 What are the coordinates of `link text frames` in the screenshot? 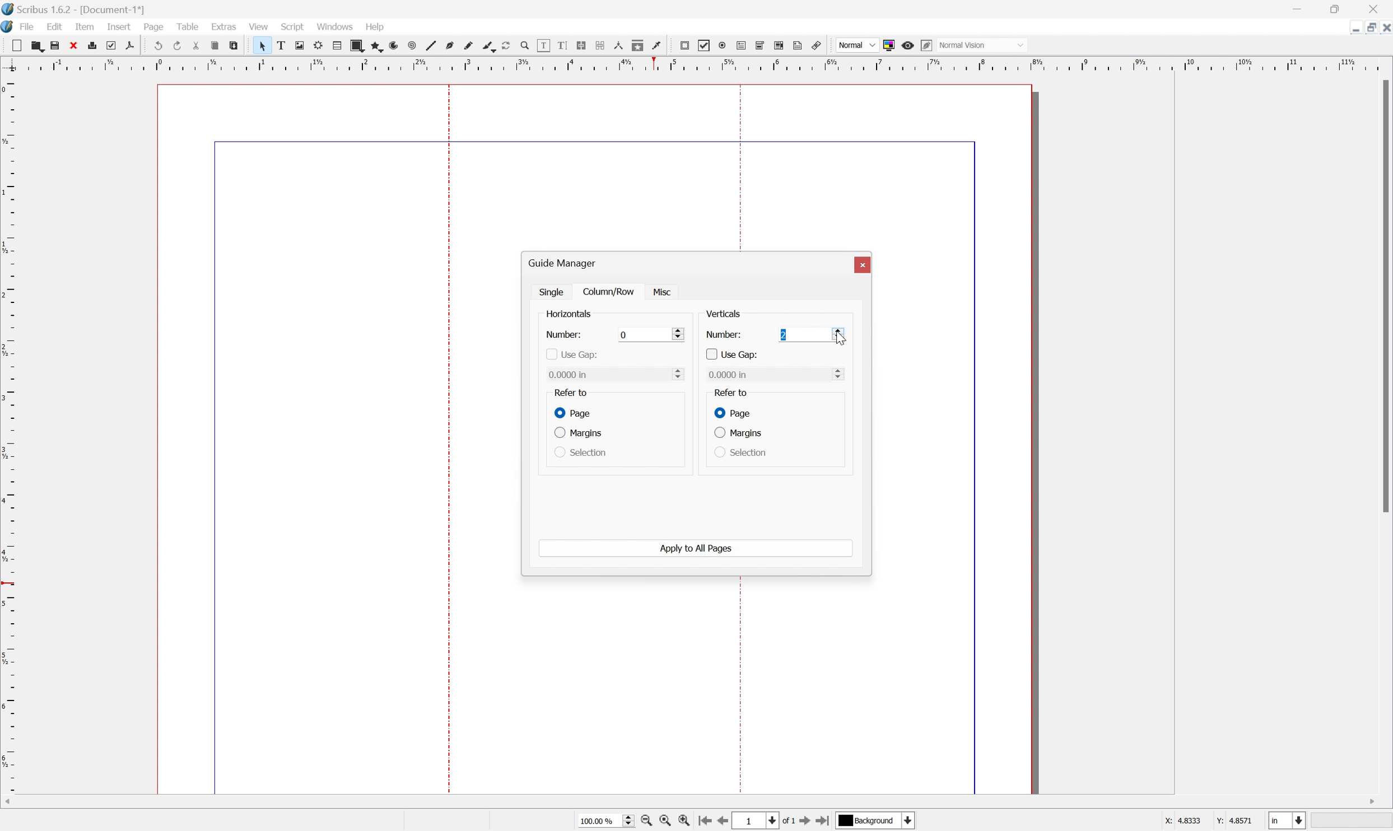 It's located at (581, 44).